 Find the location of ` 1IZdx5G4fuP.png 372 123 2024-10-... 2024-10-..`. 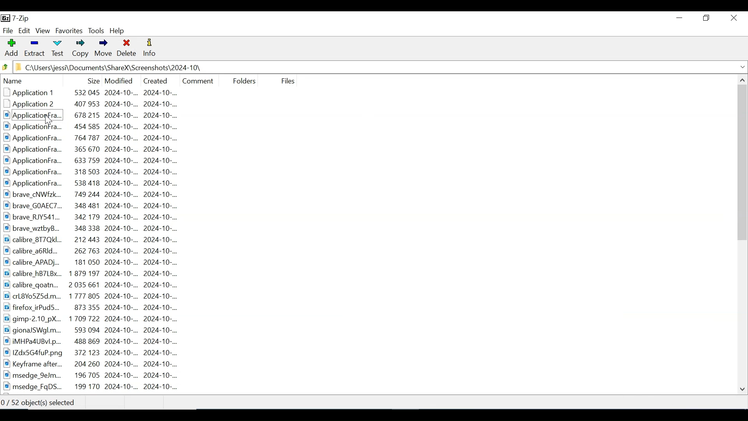

 1IZdx5G4fuP.png 372 123 2024-10-... 2024-10-.. is located at coordinates (93, 353).